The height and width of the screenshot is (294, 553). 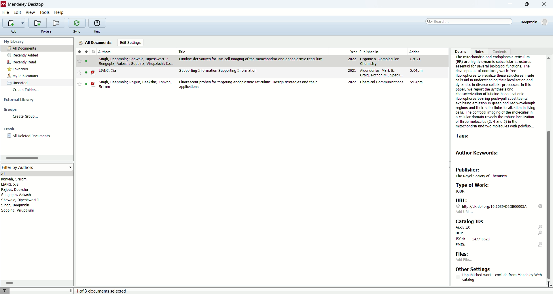 What do you see at coordinates (96, 22) in the screenshot?
I see `online help guide for mendeley` at bounding box center [96, 22].